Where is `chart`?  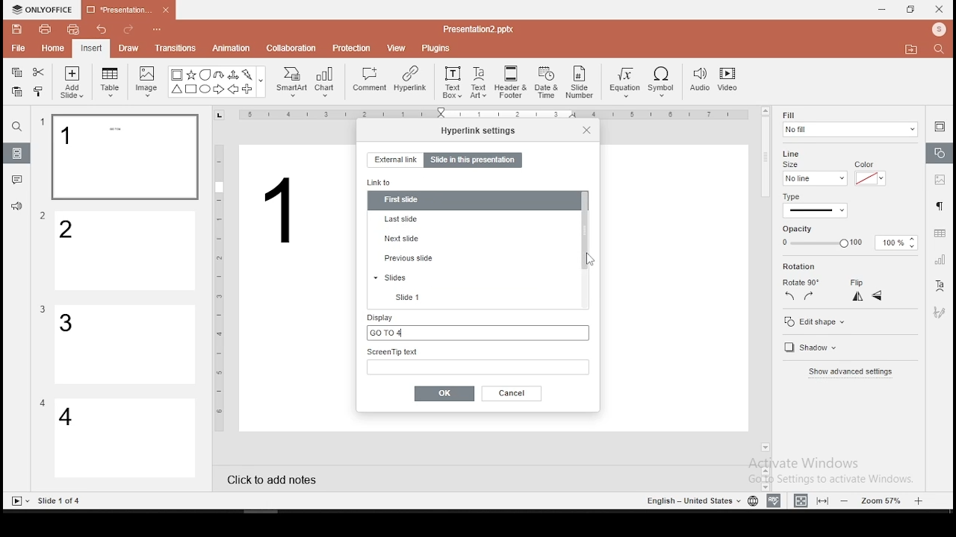
chart is located at coordinates (326, 81).